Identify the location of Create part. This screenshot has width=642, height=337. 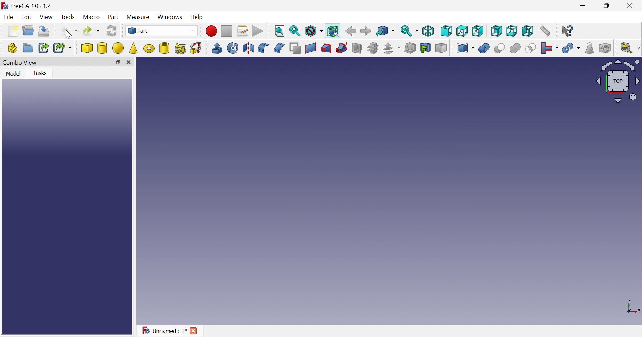
(12, 48).